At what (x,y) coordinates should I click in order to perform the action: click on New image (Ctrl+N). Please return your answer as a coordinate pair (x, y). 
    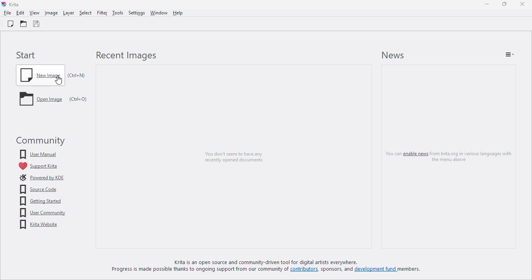
    Looking at the image, I should click on (53, 75).